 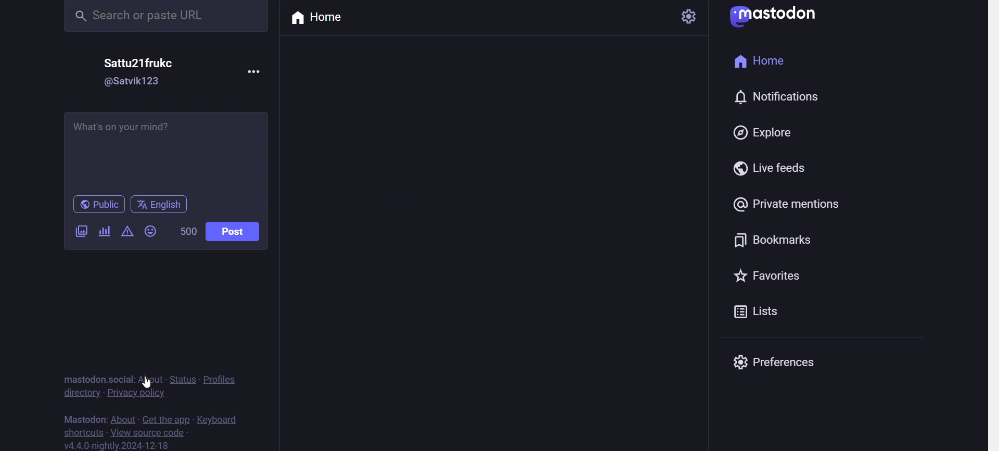 I want to click on english, so click(x=159, y=204).